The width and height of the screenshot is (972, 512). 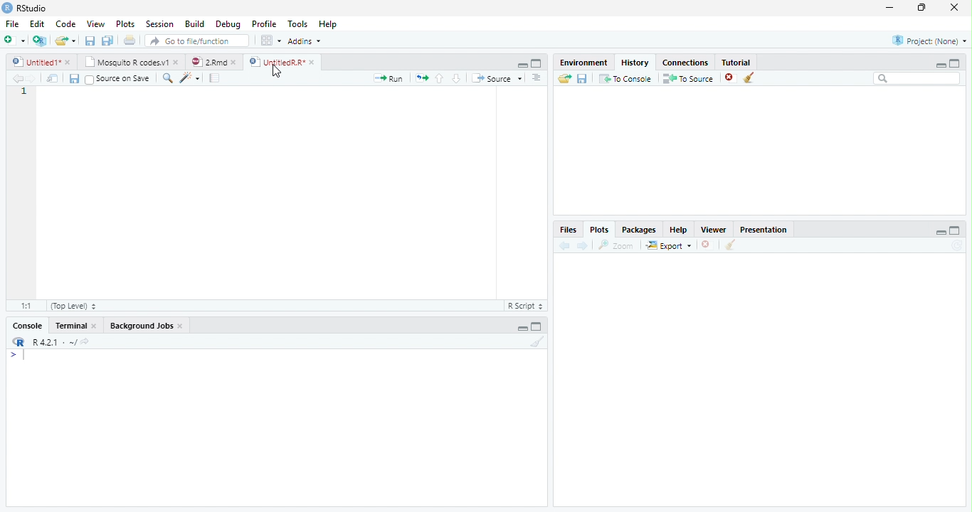 I want to click on Code, so click(x=68, y=25).